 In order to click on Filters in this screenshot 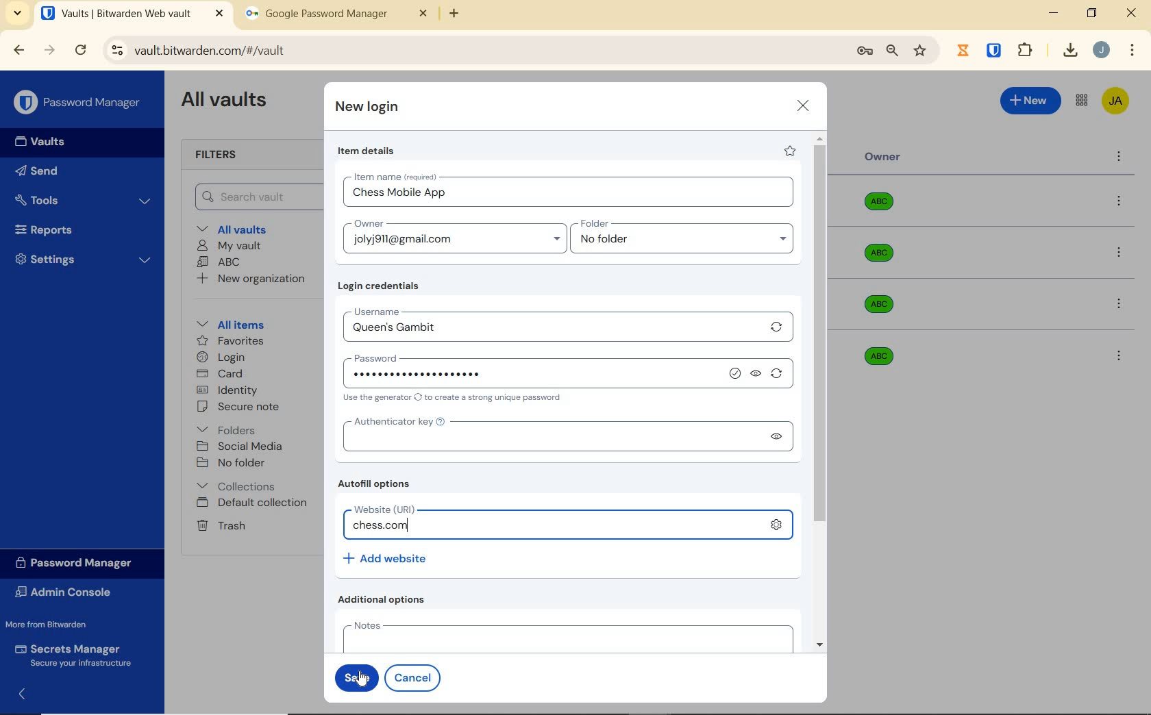, I will do `click(221, 155)`.